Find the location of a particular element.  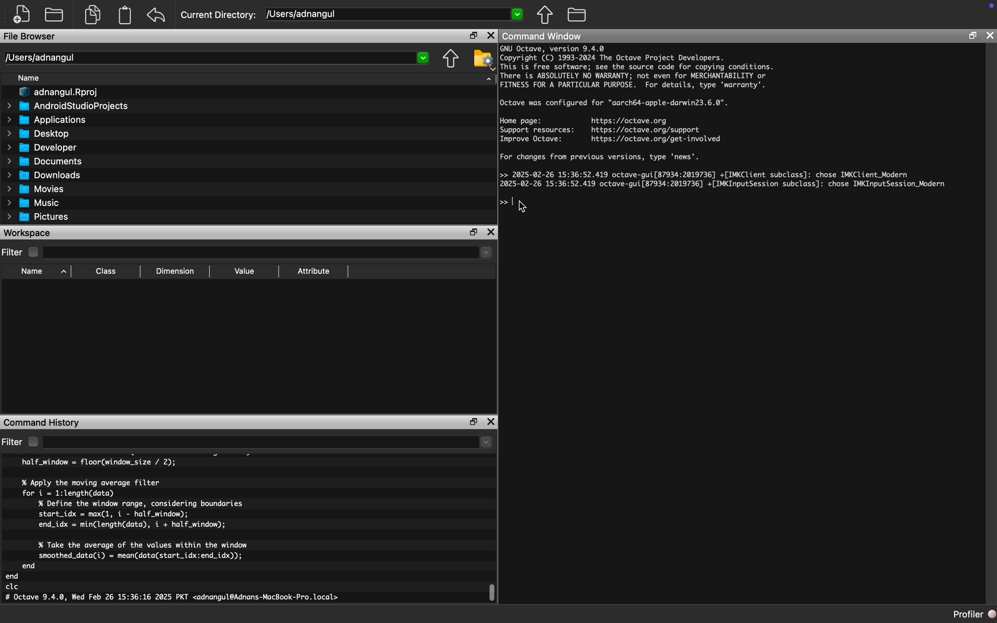

Name is located at coordinates (29, 78).